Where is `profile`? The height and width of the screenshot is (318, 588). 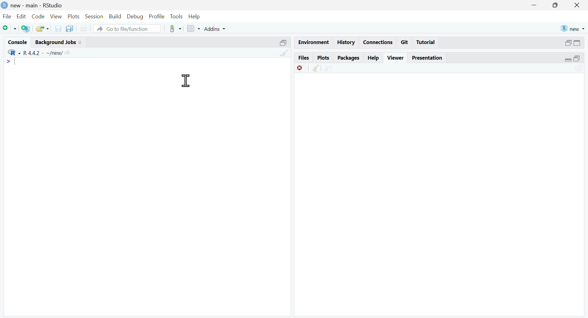
profile is located at coordinates (157, 17).